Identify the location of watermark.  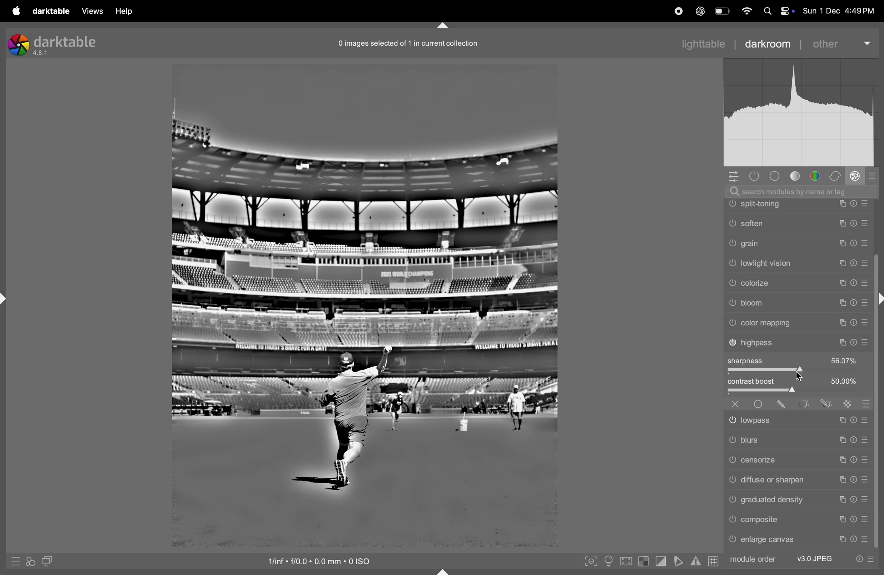
(797, 204).